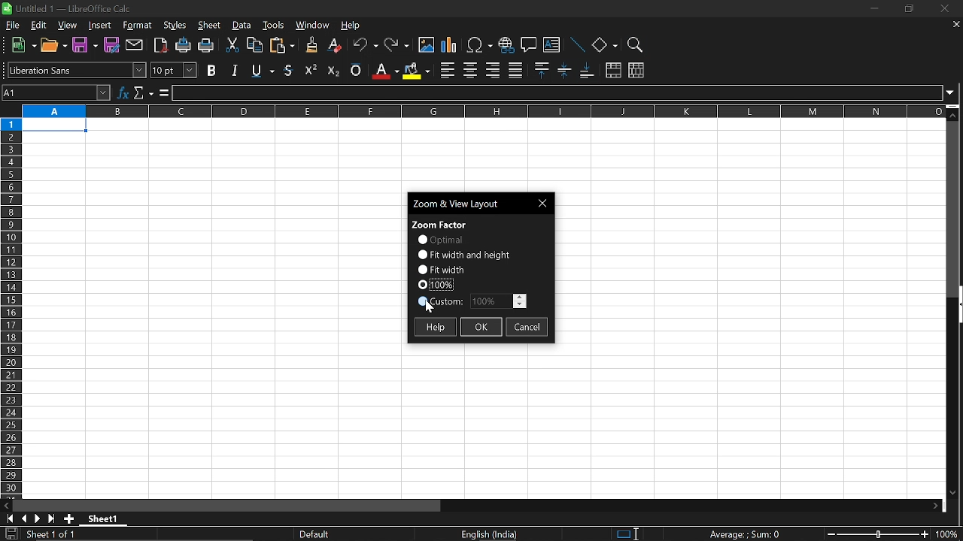 This screenshot has width=963, height=541. I want to click on new, so click(24, 46).